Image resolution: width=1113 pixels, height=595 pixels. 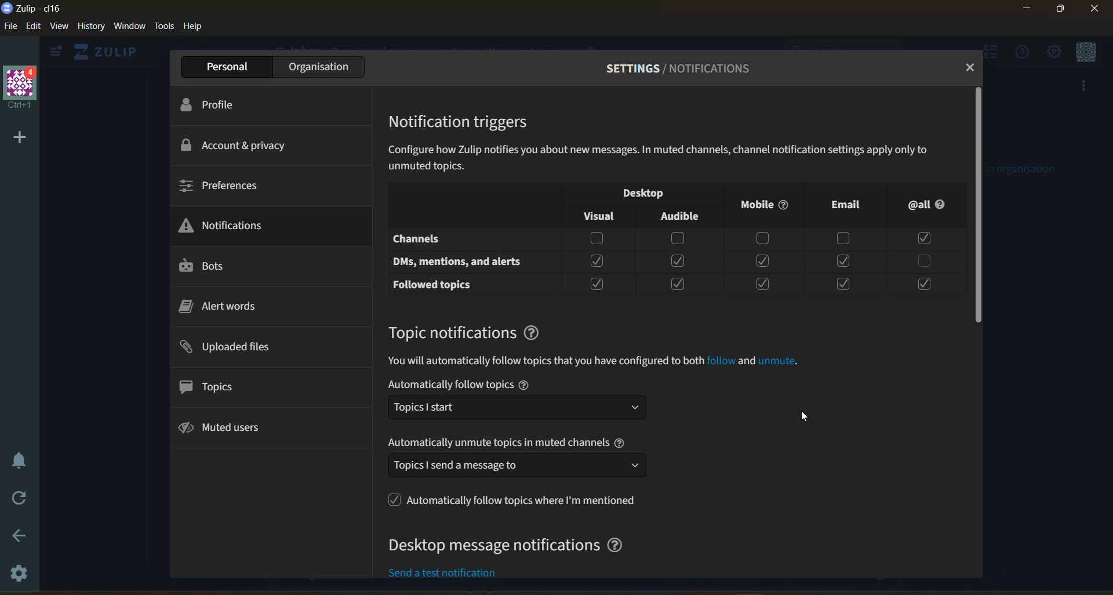 What do you see at coordinates (1063, 11) in the screenshot?
I see `Maximize` at bounding box center [1063, 11].